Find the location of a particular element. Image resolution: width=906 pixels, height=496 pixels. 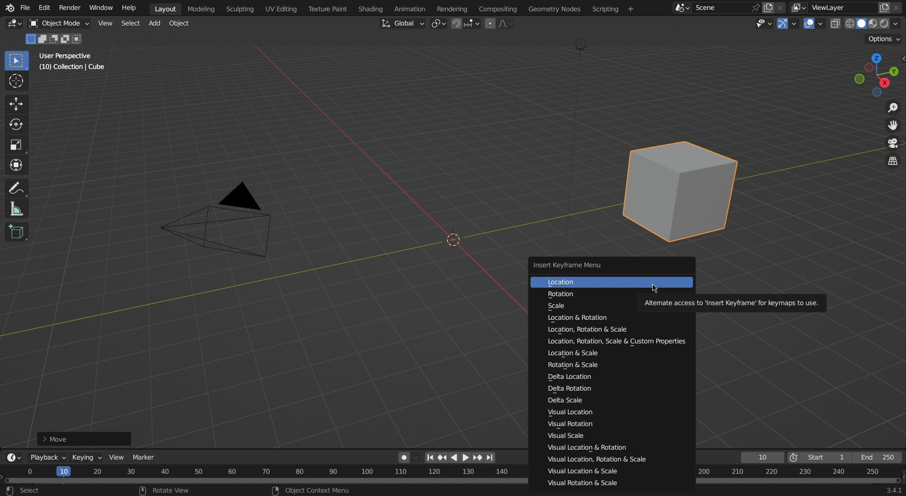

Visual Location, Rotation & Scale is located at coordinates (591, 460).